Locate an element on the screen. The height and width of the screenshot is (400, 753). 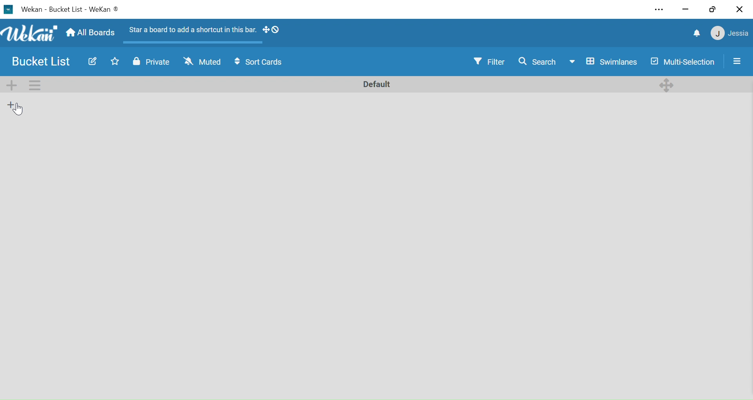
Star a board to add a shortcut in this bar is located at coordinates (190, 31).